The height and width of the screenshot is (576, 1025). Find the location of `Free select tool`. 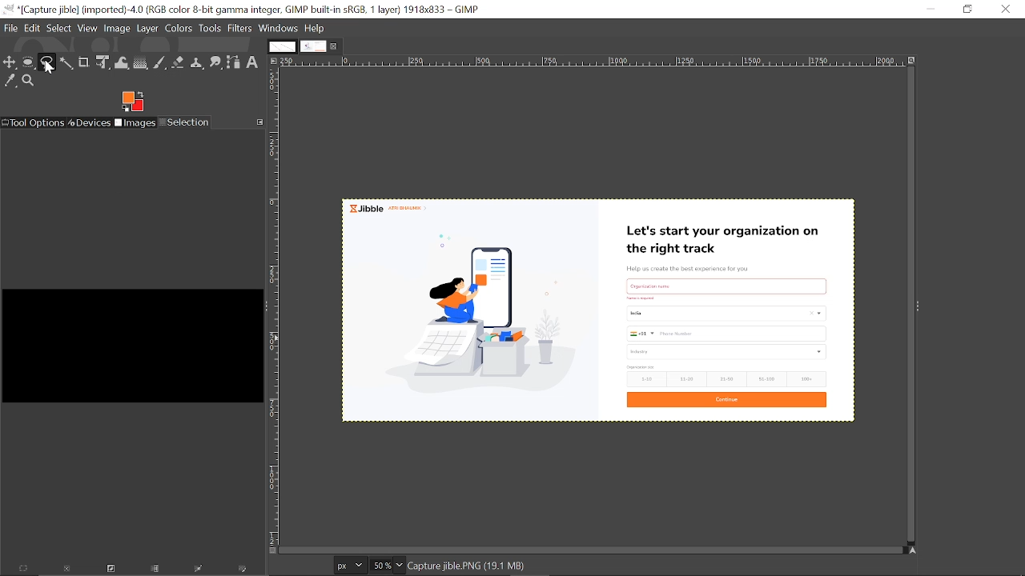

Free select tool is located at coordinates (47, 62).